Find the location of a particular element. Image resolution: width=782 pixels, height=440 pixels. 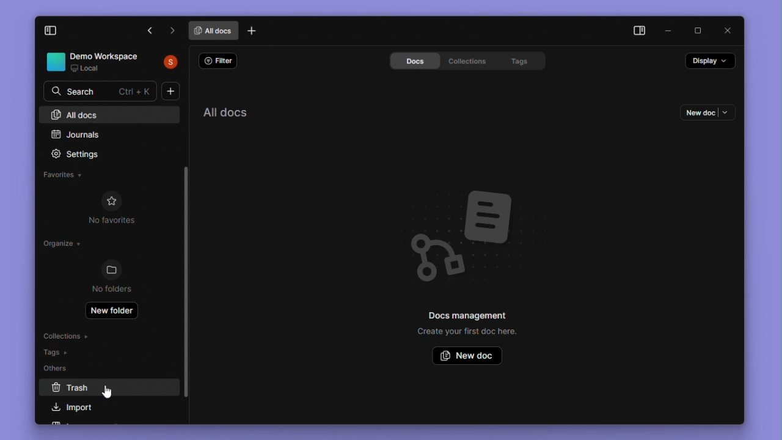

Vertical scroll Bar  is located at coordinates (186, 283).